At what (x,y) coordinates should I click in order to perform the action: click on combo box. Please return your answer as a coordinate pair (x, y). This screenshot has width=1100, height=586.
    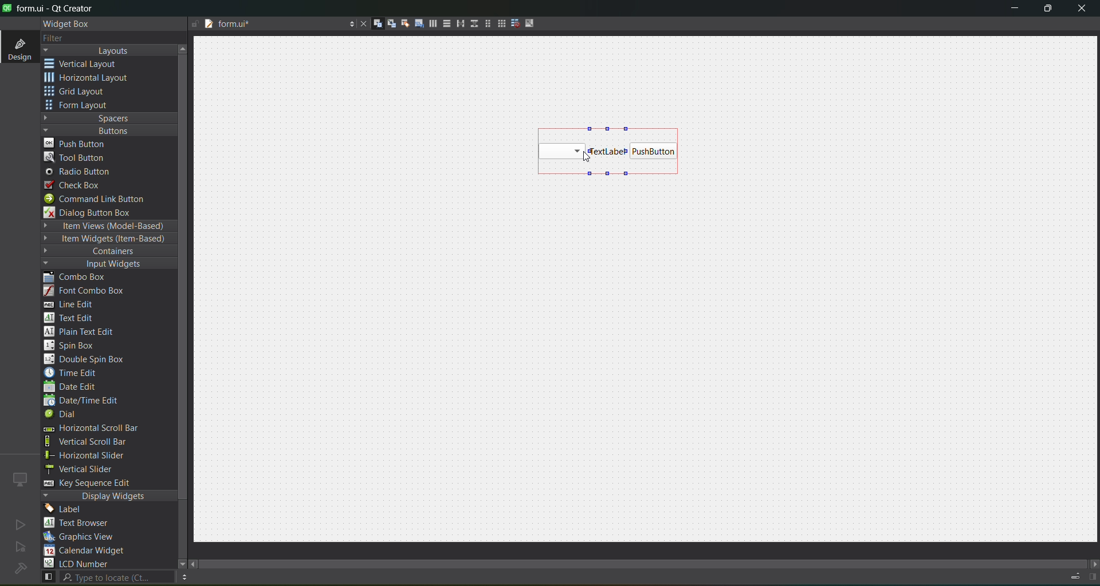
    Looking at the image, I should click on (561, 152).